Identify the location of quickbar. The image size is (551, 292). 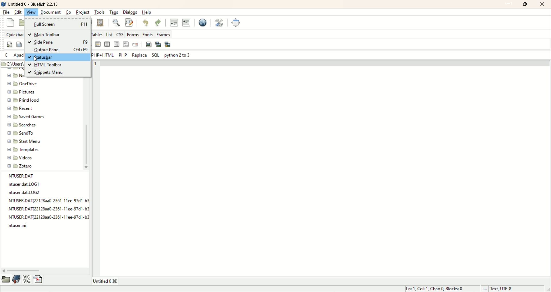
(15, 33).